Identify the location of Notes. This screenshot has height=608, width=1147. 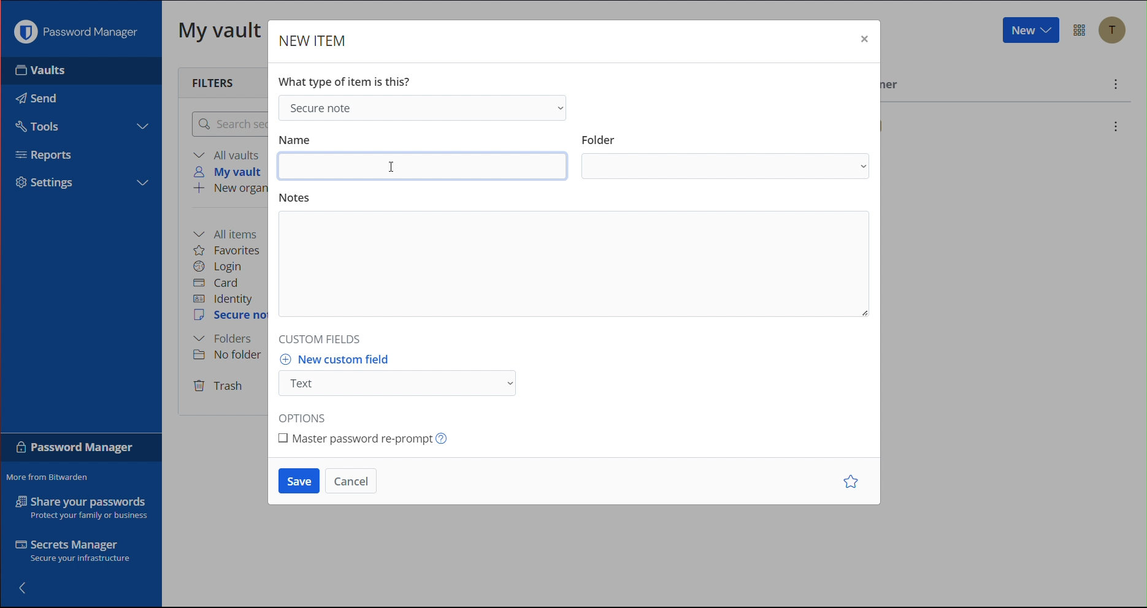
(297, 198).